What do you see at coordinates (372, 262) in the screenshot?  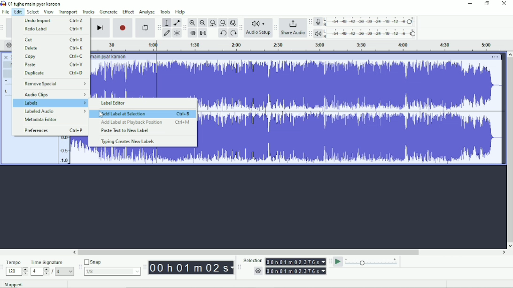 I see `Playback speed` at bounding box center [372, 262].